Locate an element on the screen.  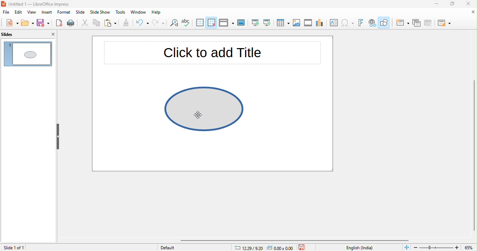
show draw function is located at coordinates (384, 23).